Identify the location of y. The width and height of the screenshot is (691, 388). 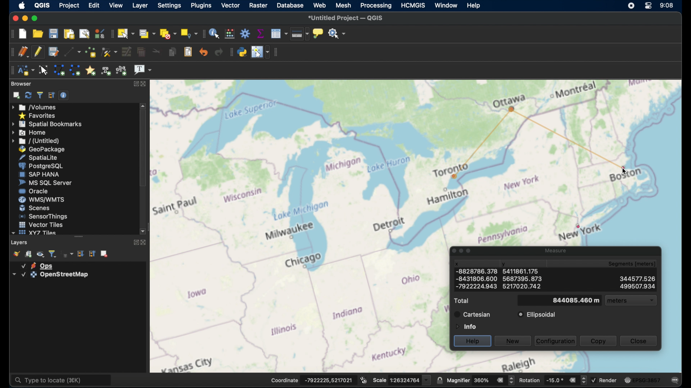
(505, 265).